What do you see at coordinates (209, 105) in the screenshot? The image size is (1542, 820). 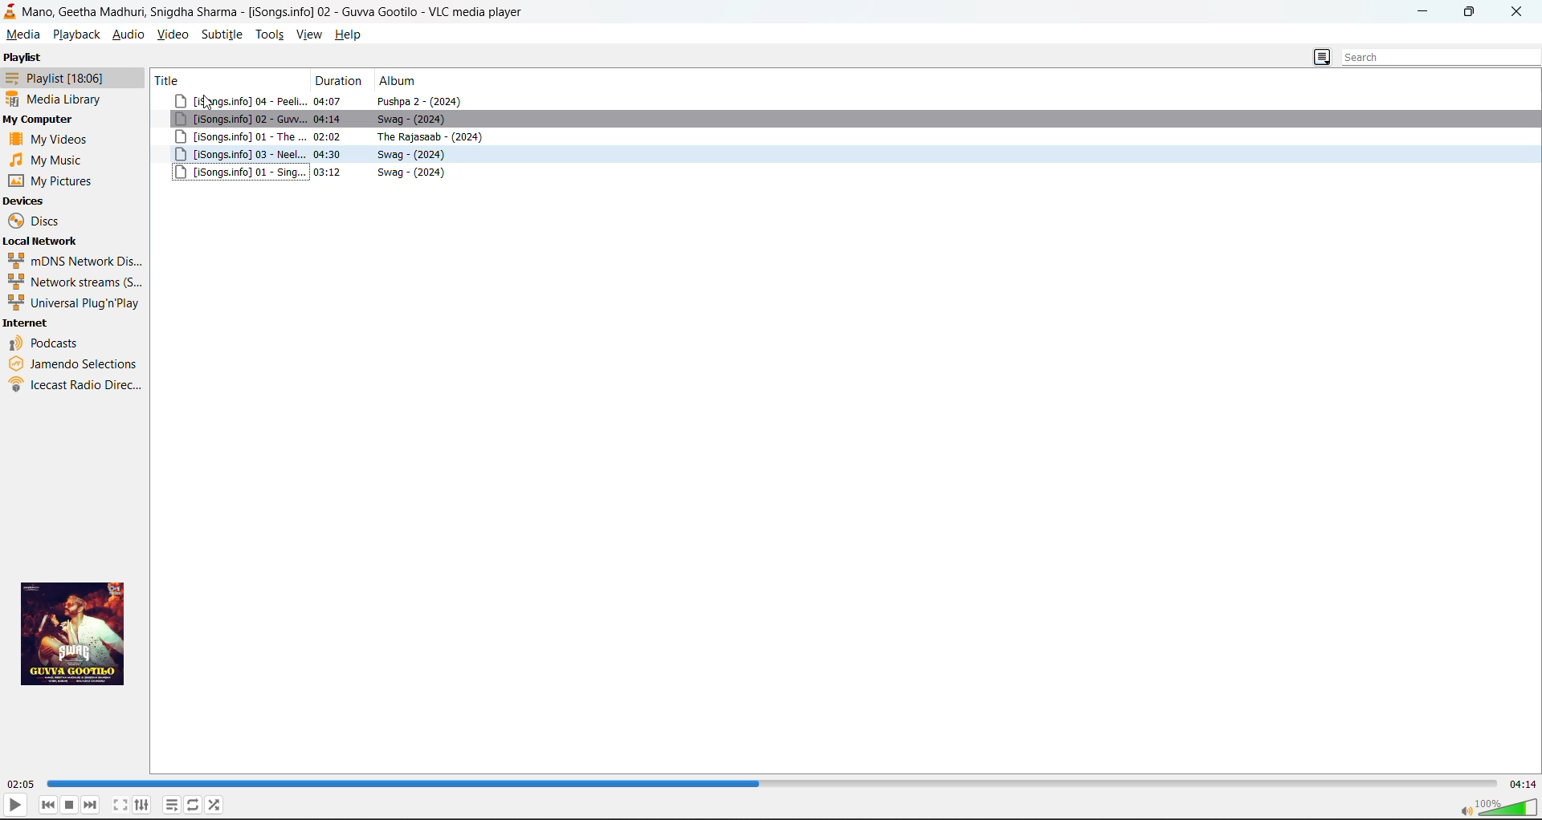 I see `cursor` at bounding box center [209, 105].